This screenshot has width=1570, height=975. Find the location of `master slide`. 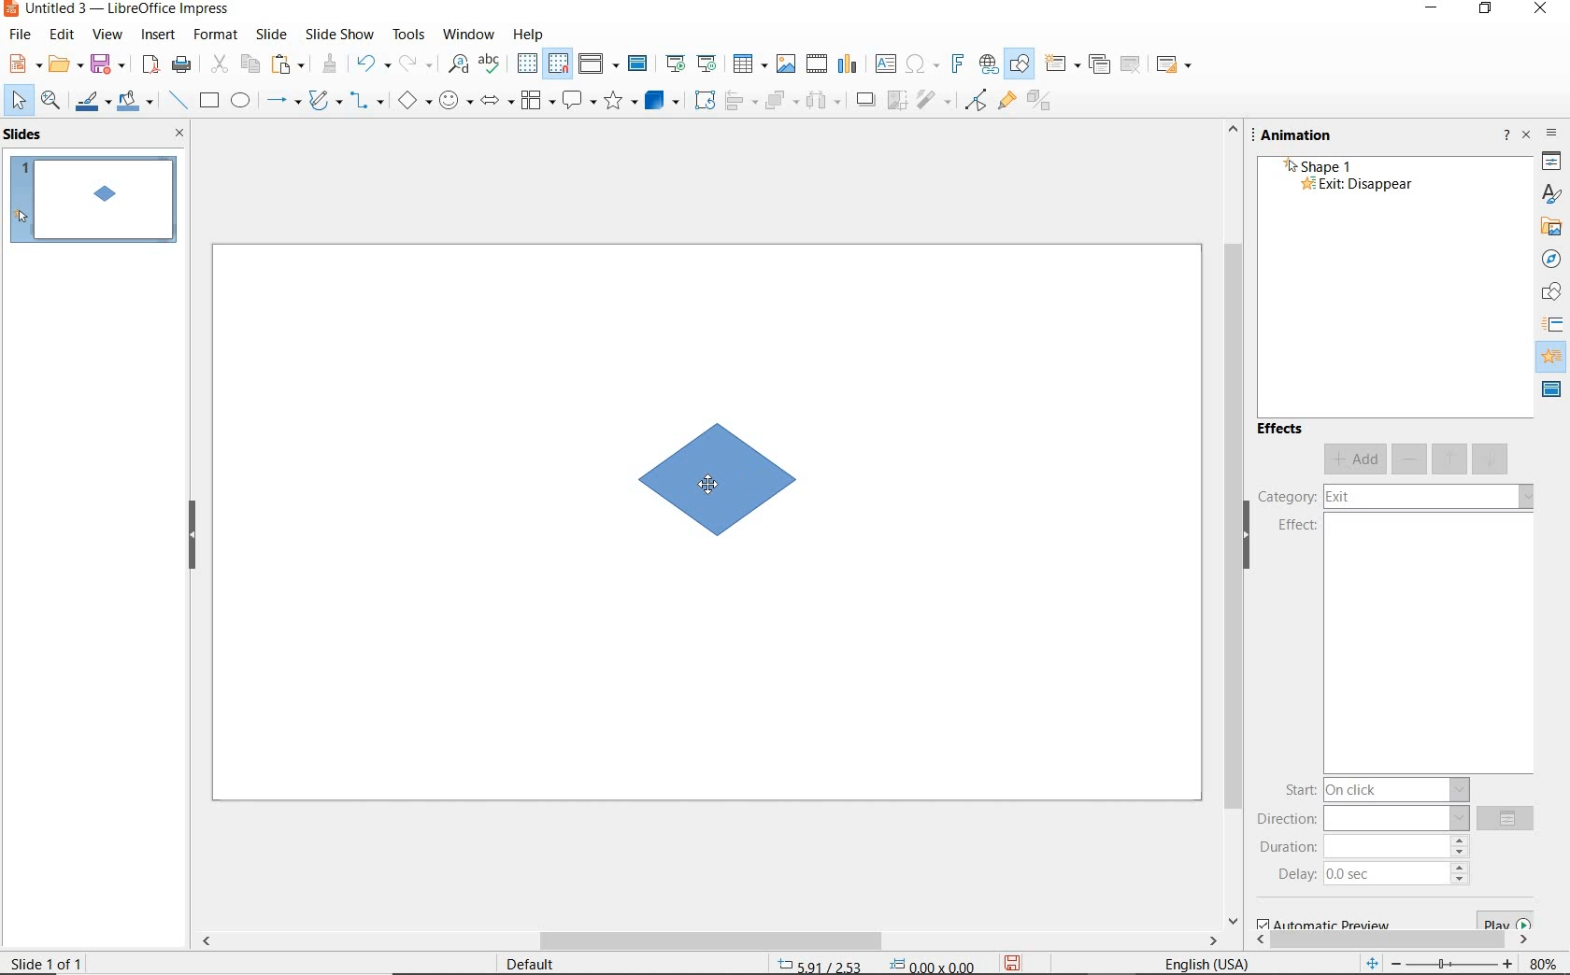

master slide is located at coordinates (1550, 391).